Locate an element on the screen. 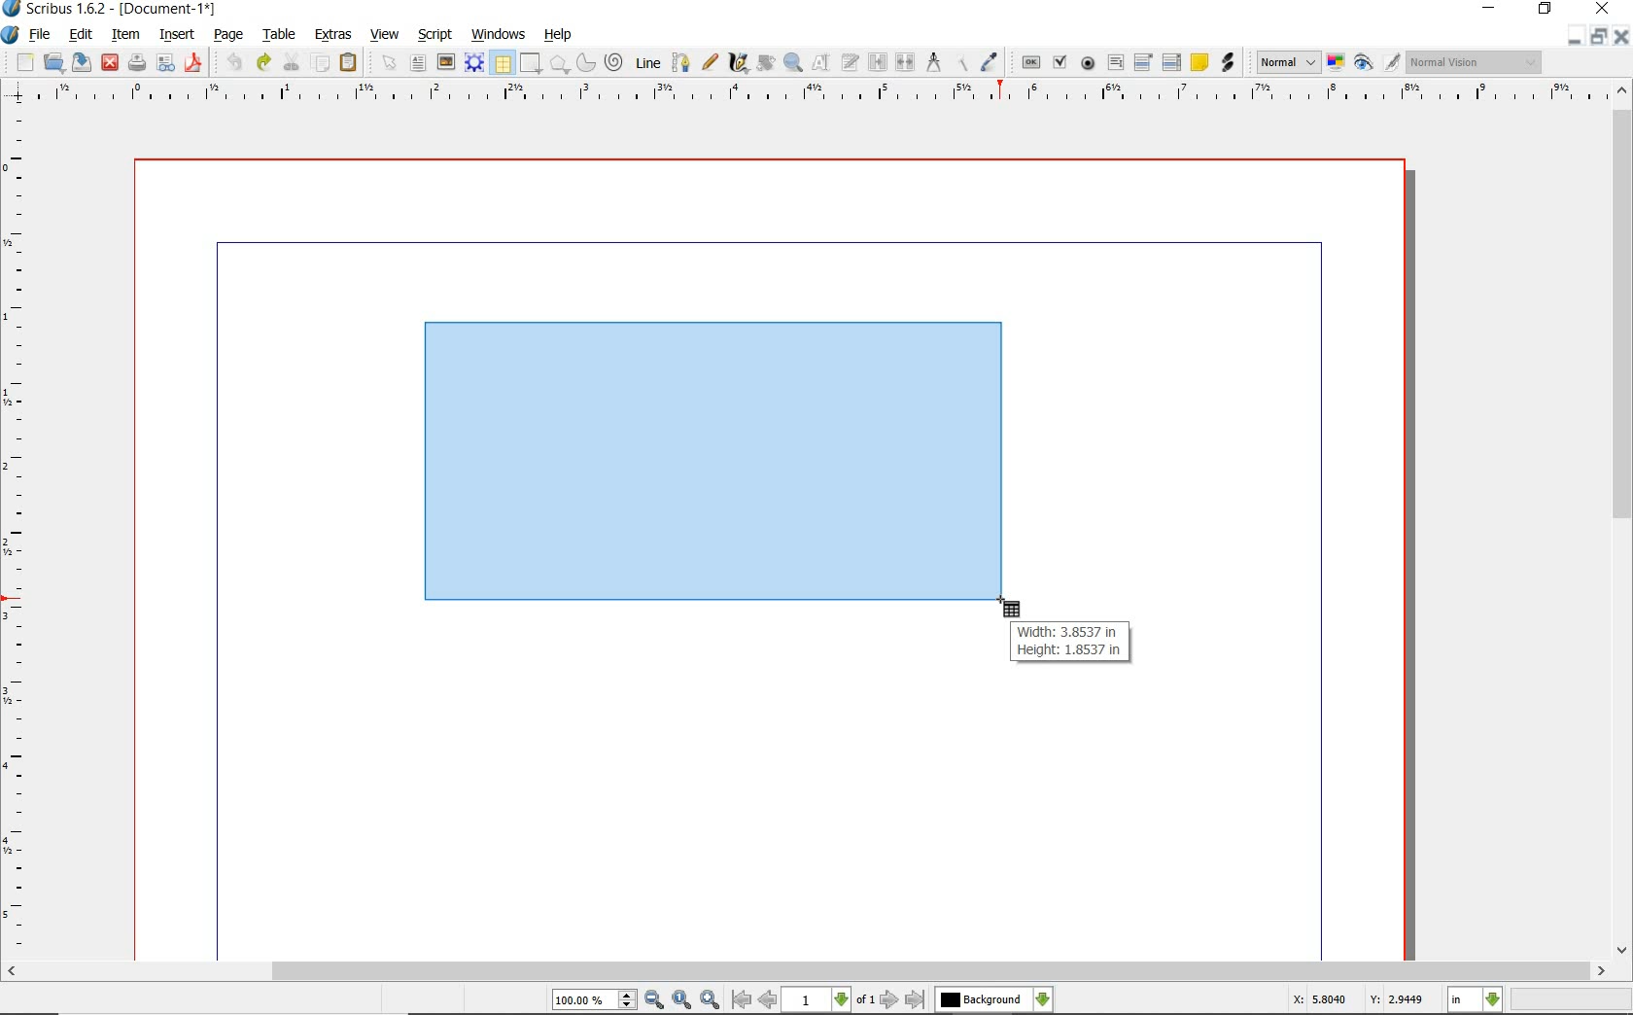 Image resolution: width=1633 pixels, height=1015 pixels. image is located at coordinates (446, 63).